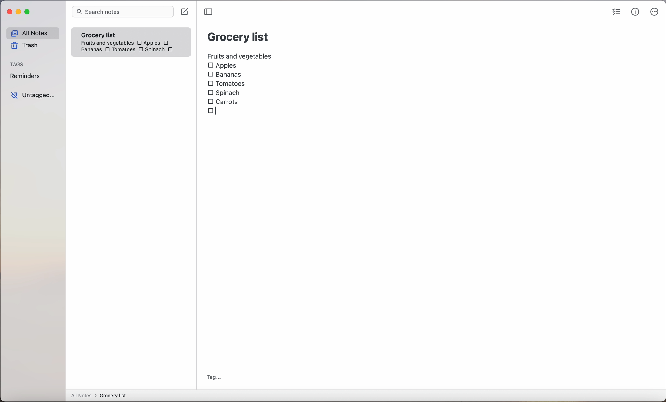 This screenshot has width=666, height=402. What do you see at coordinates (240, 55) in the screenshot?
I see `fruits and vegetables` at bounding box center [240, 55].